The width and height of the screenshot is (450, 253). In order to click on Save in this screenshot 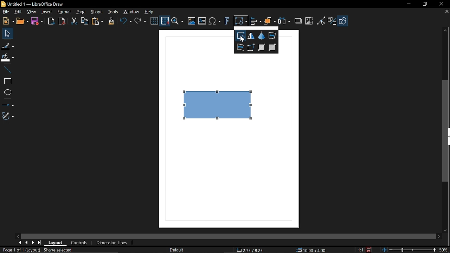, I will do `click(37, 22)`.